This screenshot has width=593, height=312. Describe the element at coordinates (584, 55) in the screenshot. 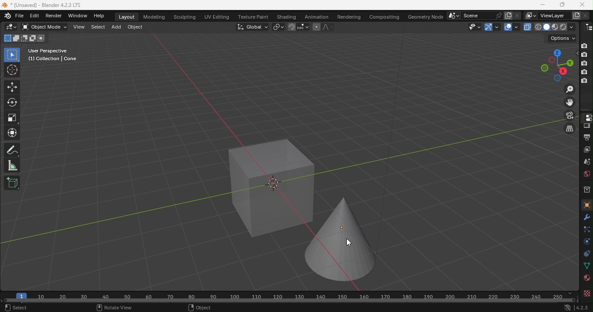

I see `disable in renders` at that location.